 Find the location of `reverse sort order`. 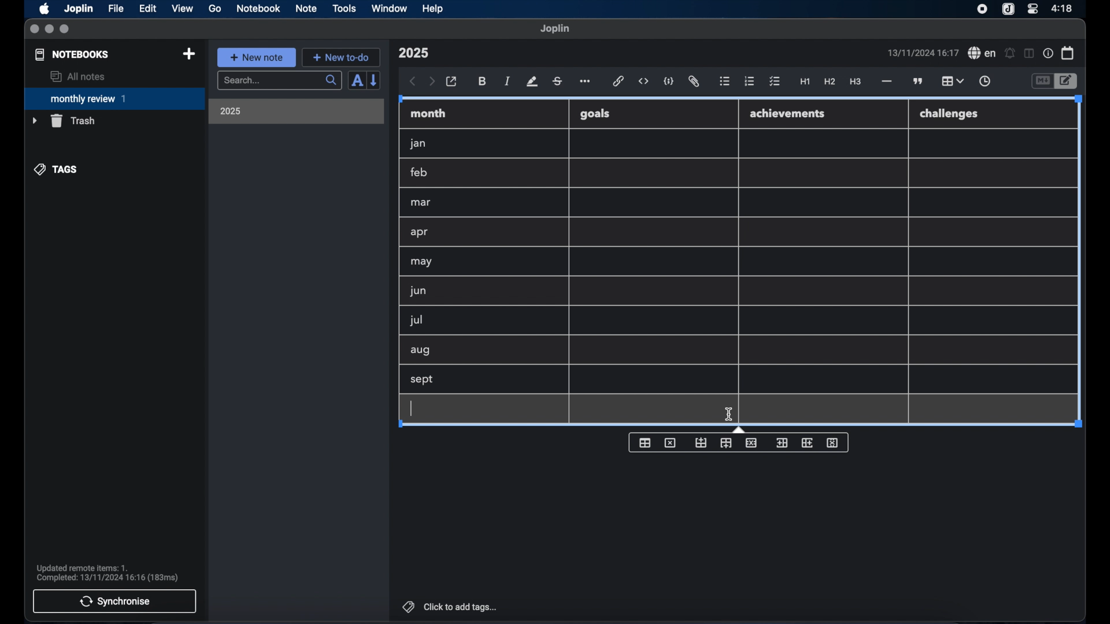

reverse sort order is located at coordinates (375, 80).